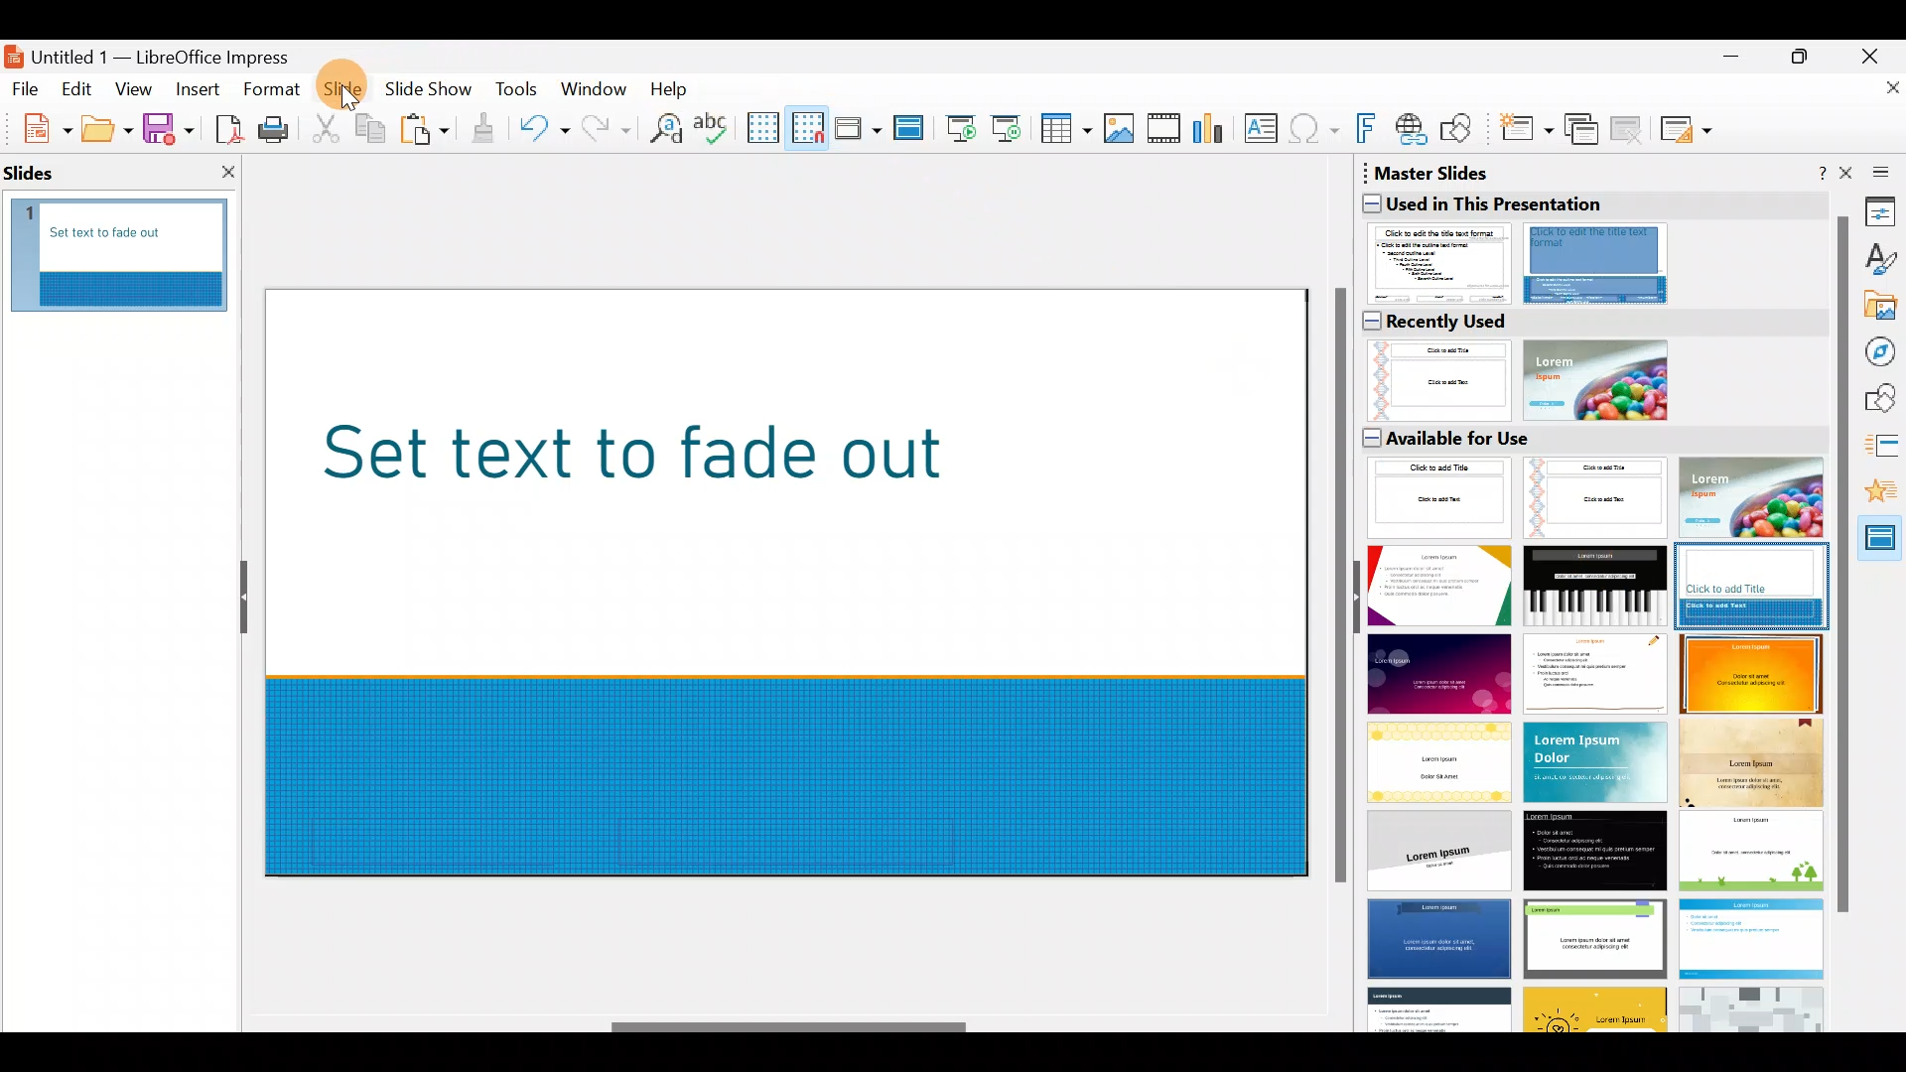 The height and width of the screenshot is (1072, 1906). I want to click on Slides available for use, so click(1591, 728).